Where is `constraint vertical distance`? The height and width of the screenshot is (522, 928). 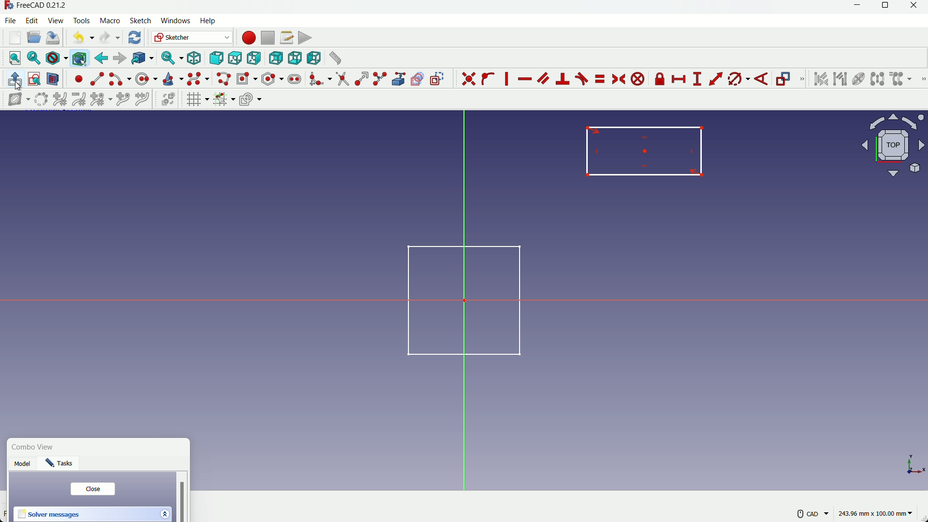
constraint vertical distance is located at coordinates (697, 79).